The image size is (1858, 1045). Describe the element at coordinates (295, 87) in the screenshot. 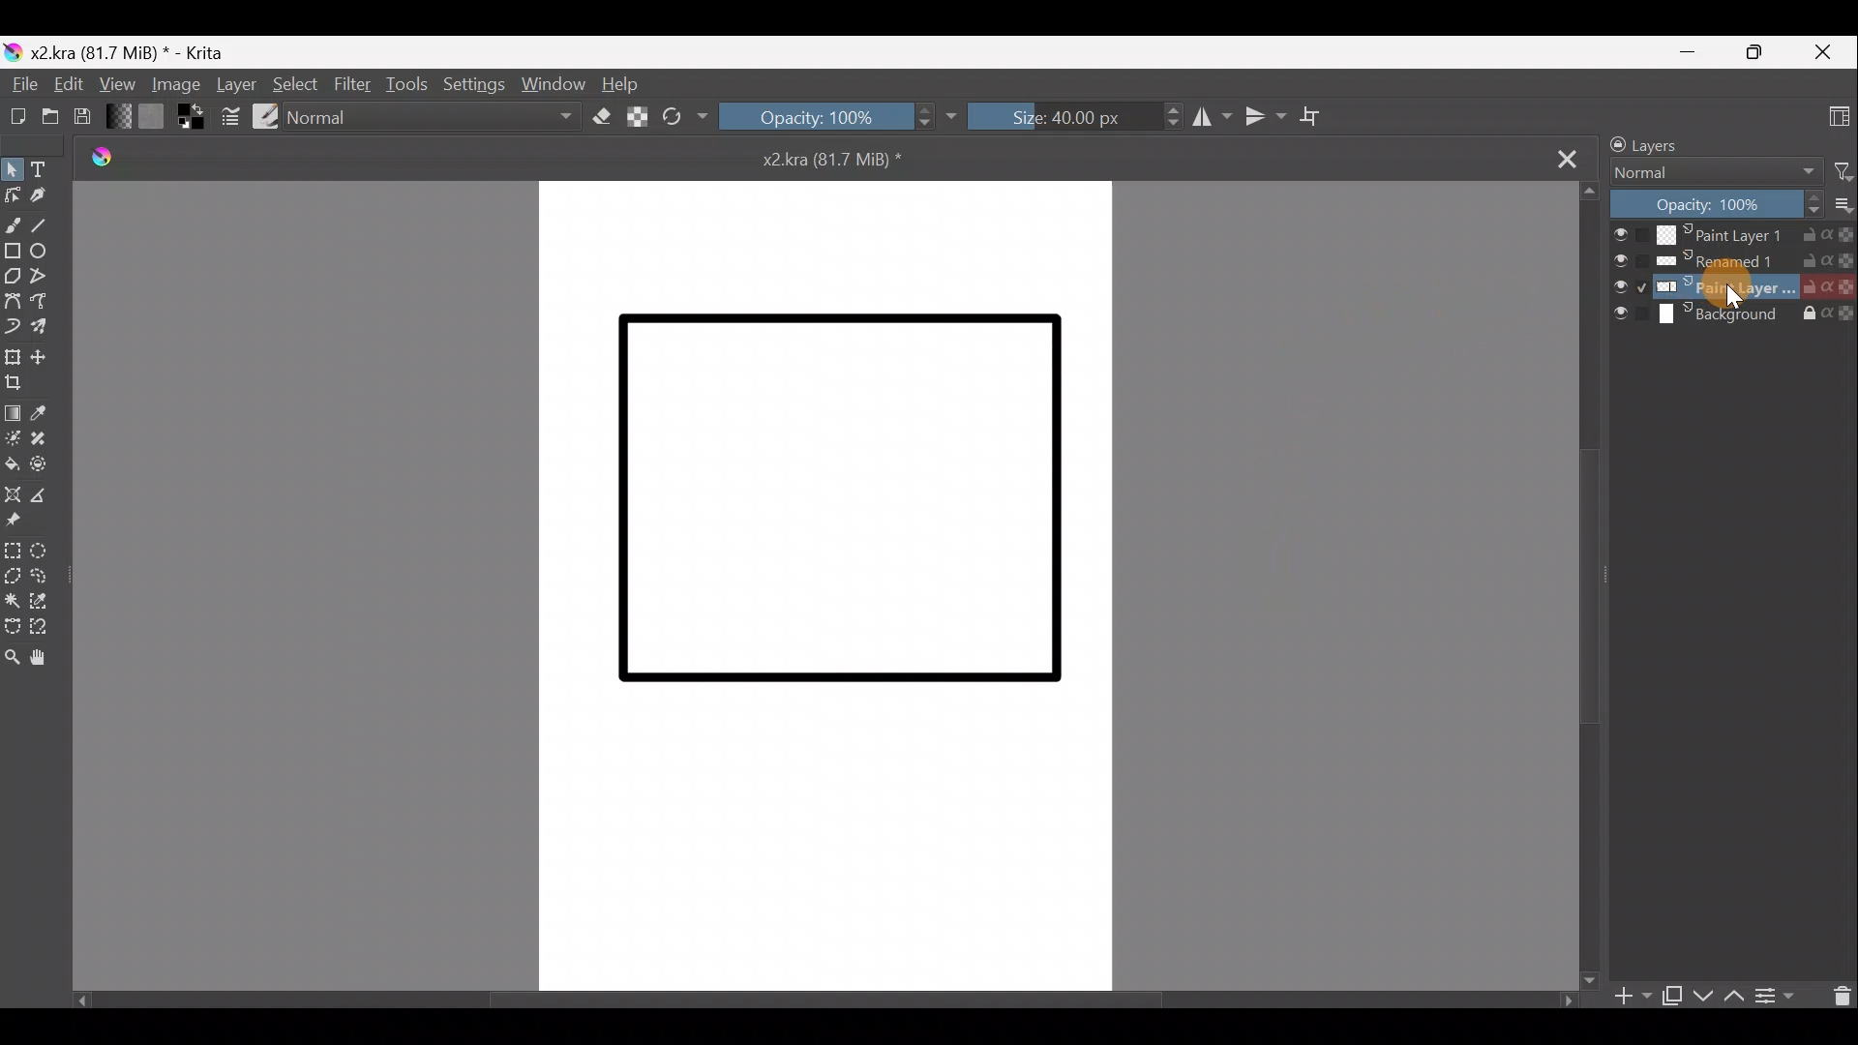

I see `Select` at that location.